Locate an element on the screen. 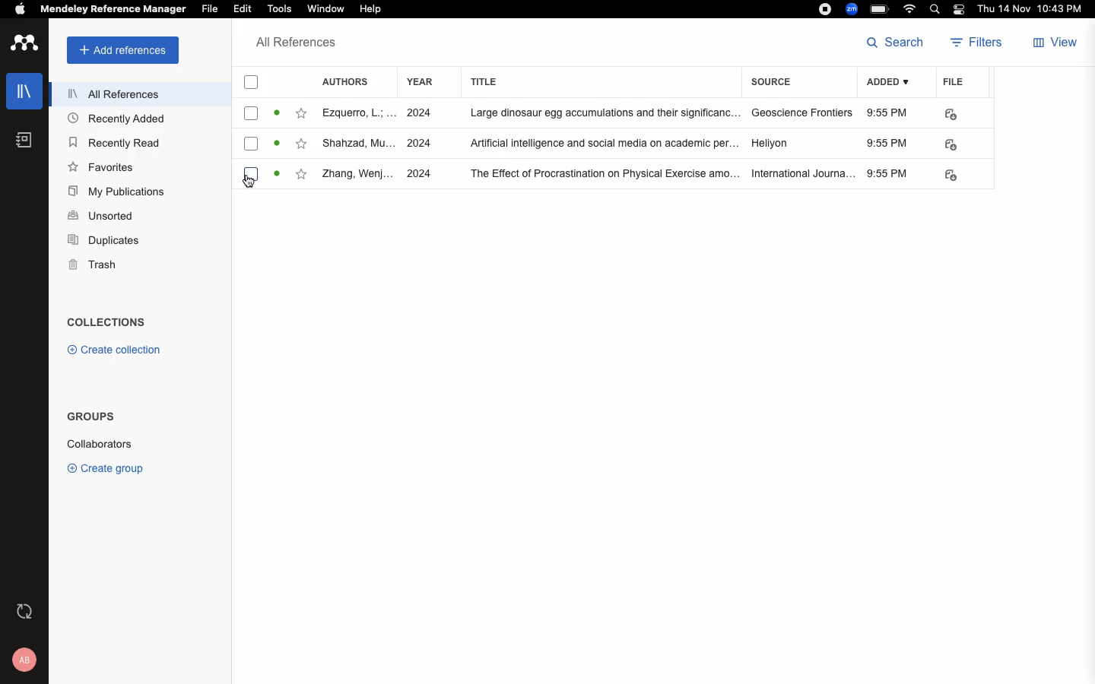  Charge is located at coordinates (881, 11).